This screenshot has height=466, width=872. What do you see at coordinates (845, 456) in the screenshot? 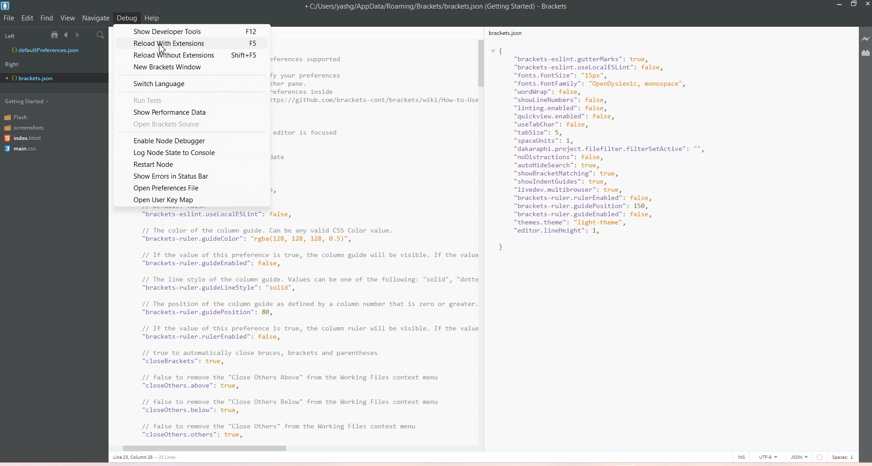
I see `Spaces` at bounding box center [845, 456].